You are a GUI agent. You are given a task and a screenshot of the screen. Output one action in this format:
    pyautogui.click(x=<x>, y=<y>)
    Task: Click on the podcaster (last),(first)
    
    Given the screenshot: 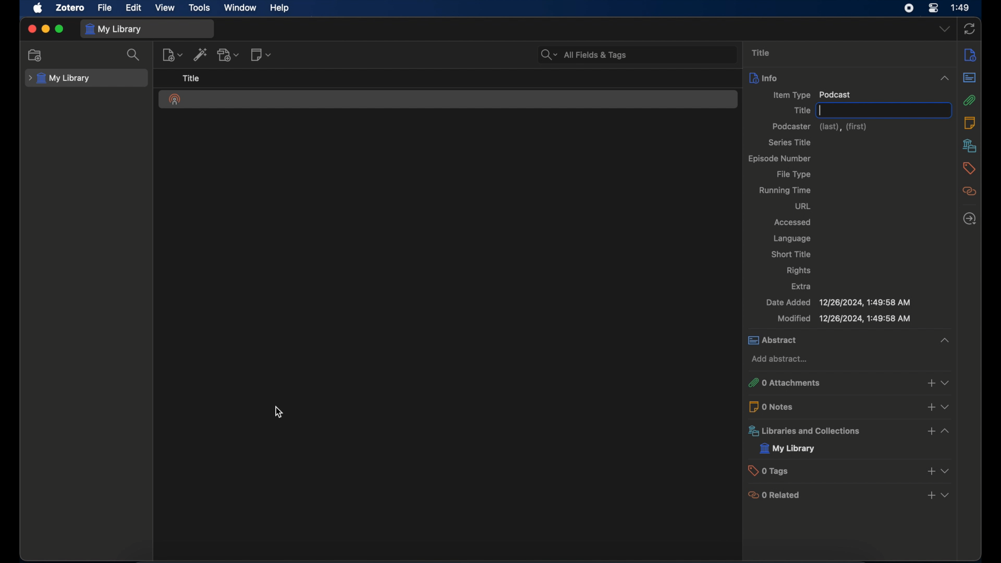 What is the action you would take?
    pyautogui.click(x=820, y=126)
    